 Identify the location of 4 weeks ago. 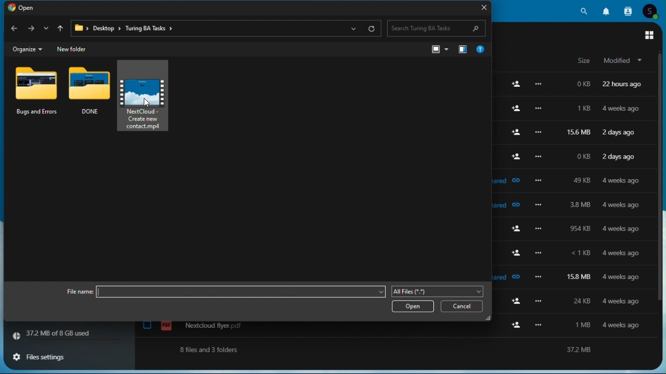
(621, 254).